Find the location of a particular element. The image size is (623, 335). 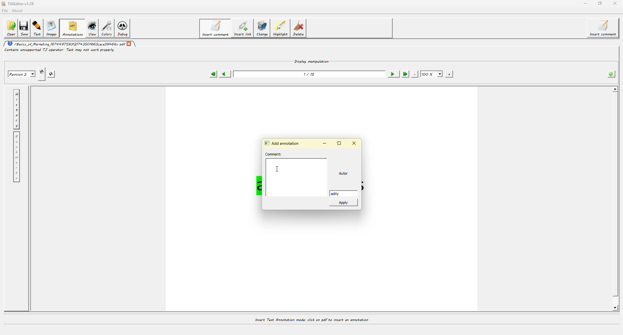

insert comment is located at coordinates (214, 28).